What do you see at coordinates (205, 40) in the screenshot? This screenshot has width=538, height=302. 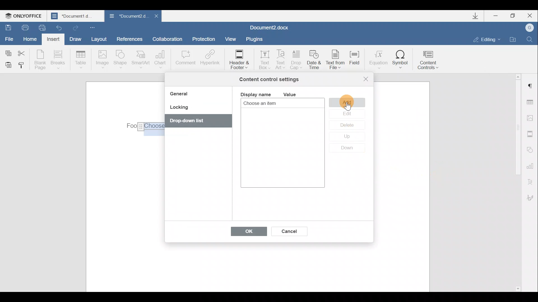 I see `Protection` at bounding box center [205, 40].